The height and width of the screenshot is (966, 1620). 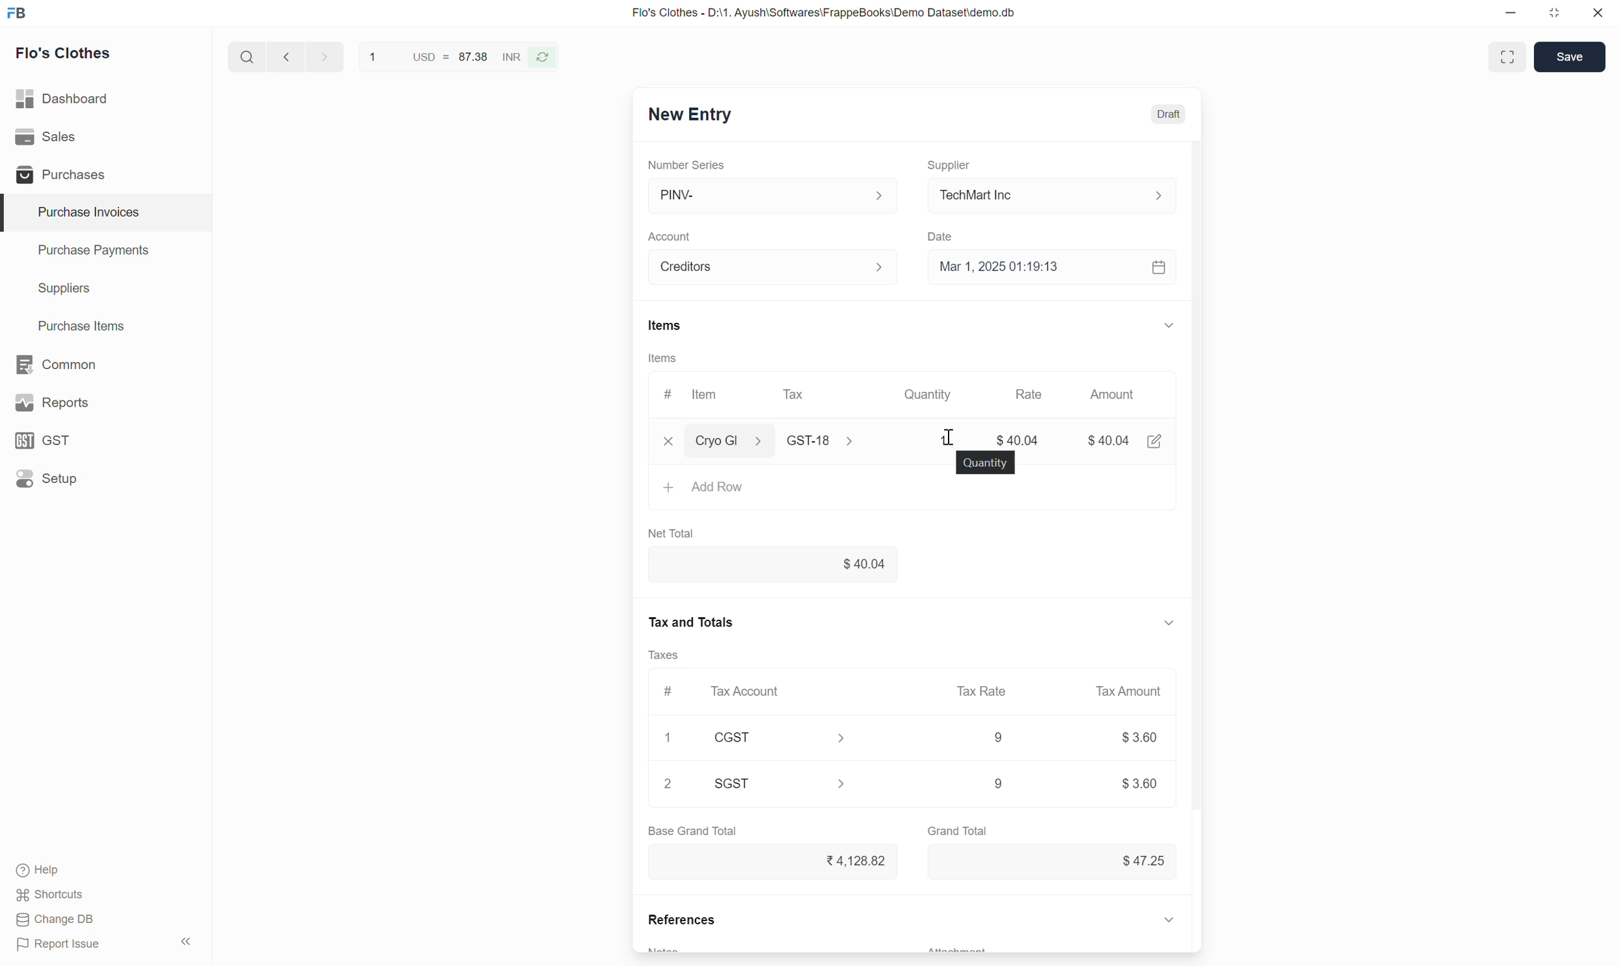 I want to click on 9 $3.60, so click(x=1136, y=783).